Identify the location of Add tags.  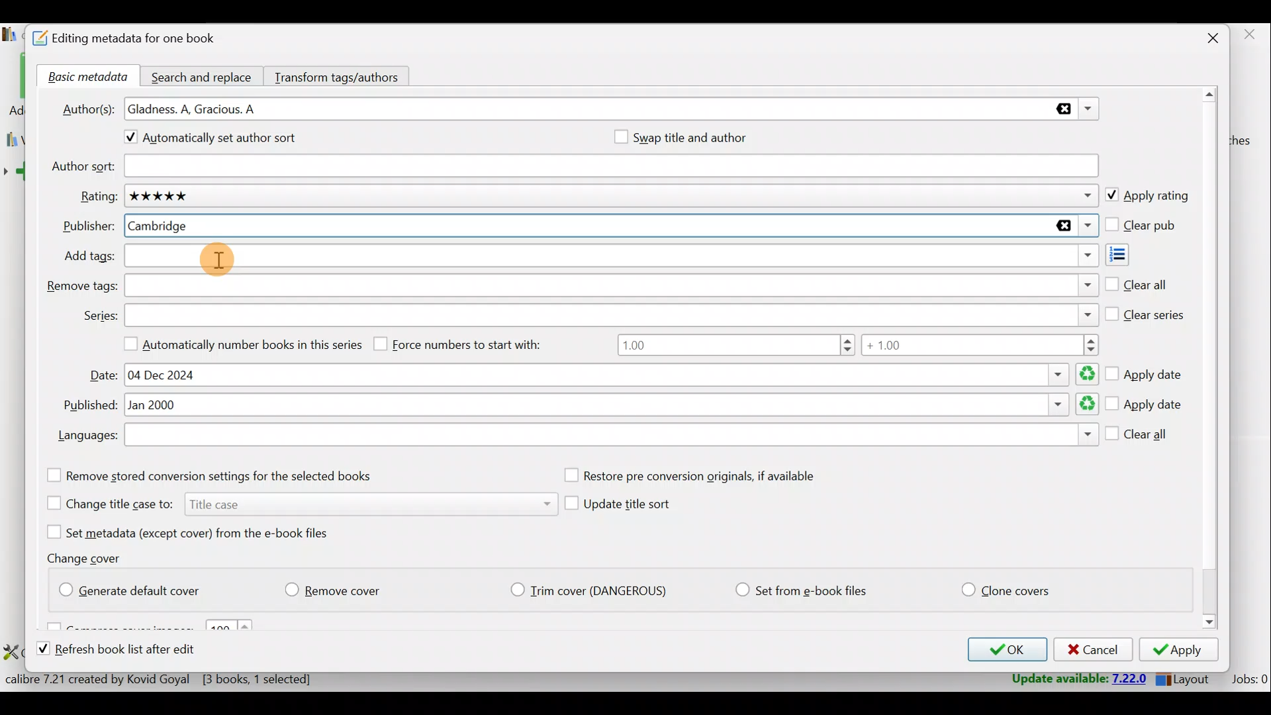
(1129, 255).